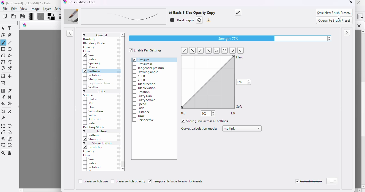 The height and width of the screenshot is (192, 365). What do you see at coordinates (233, 114) in the screenshot?
I see `1.0` at bounding box center [233, 114].